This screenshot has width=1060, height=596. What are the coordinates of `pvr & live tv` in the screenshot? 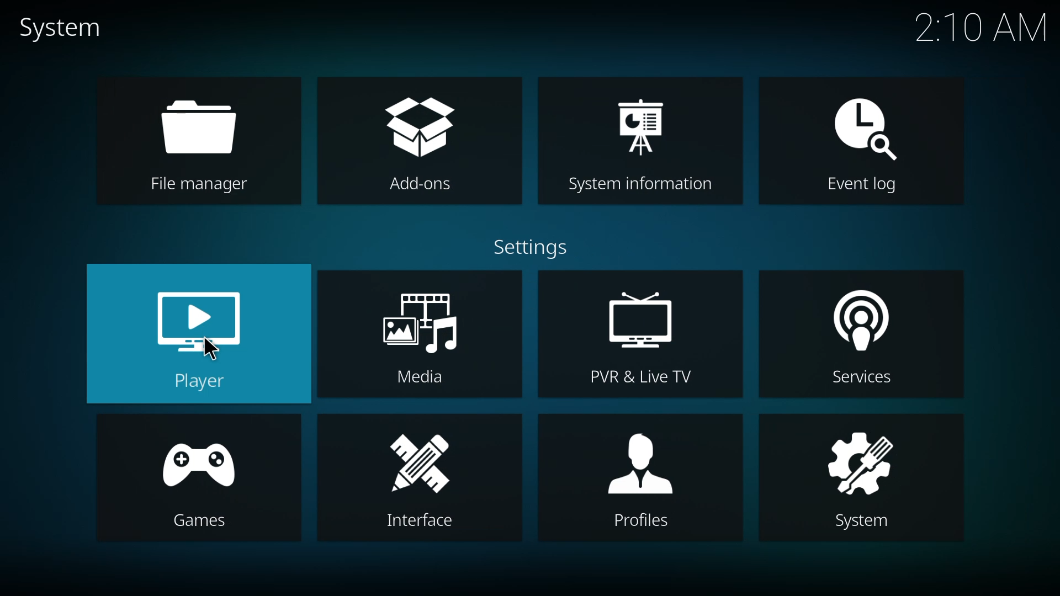 It's located at (640, 340).